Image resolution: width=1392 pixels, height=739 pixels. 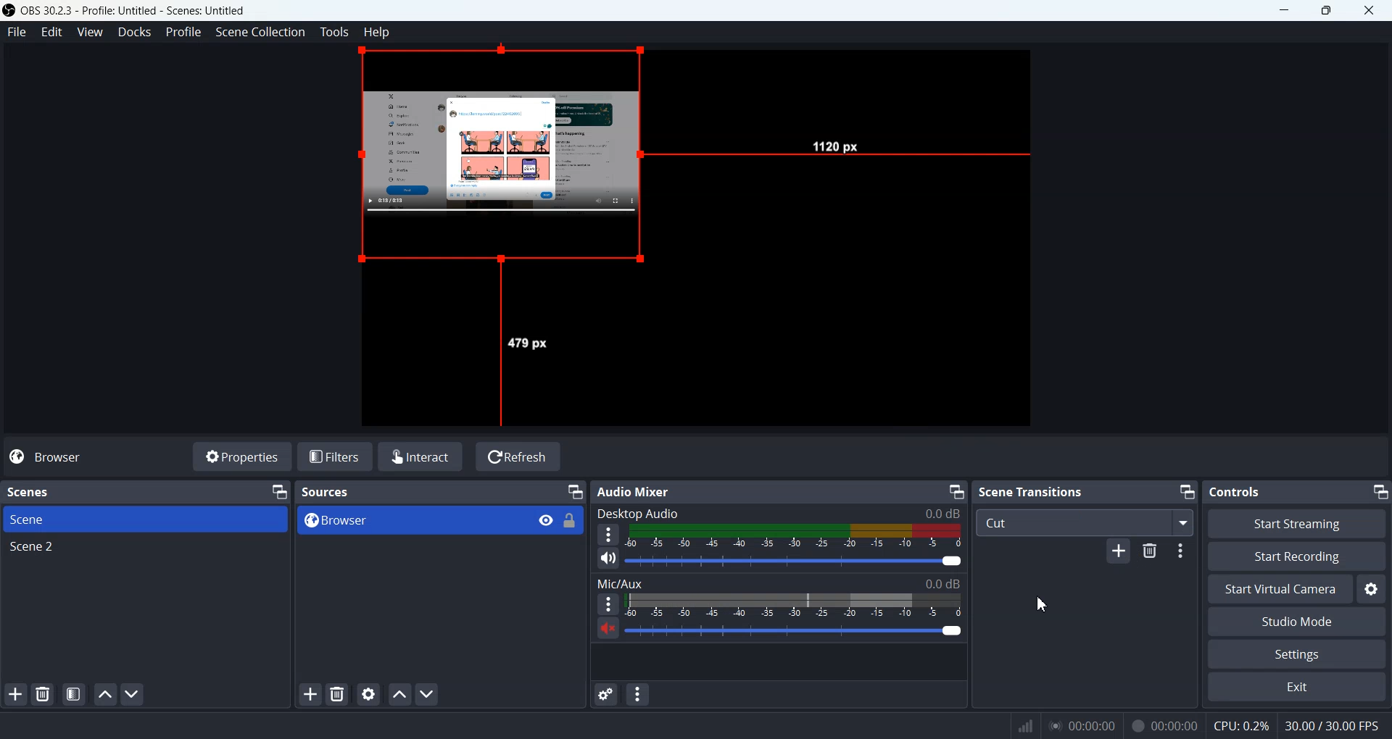 What do you see at coordinates (335, 32) in the screenshot?
I see `Tools` at bounding box center [335, 32].